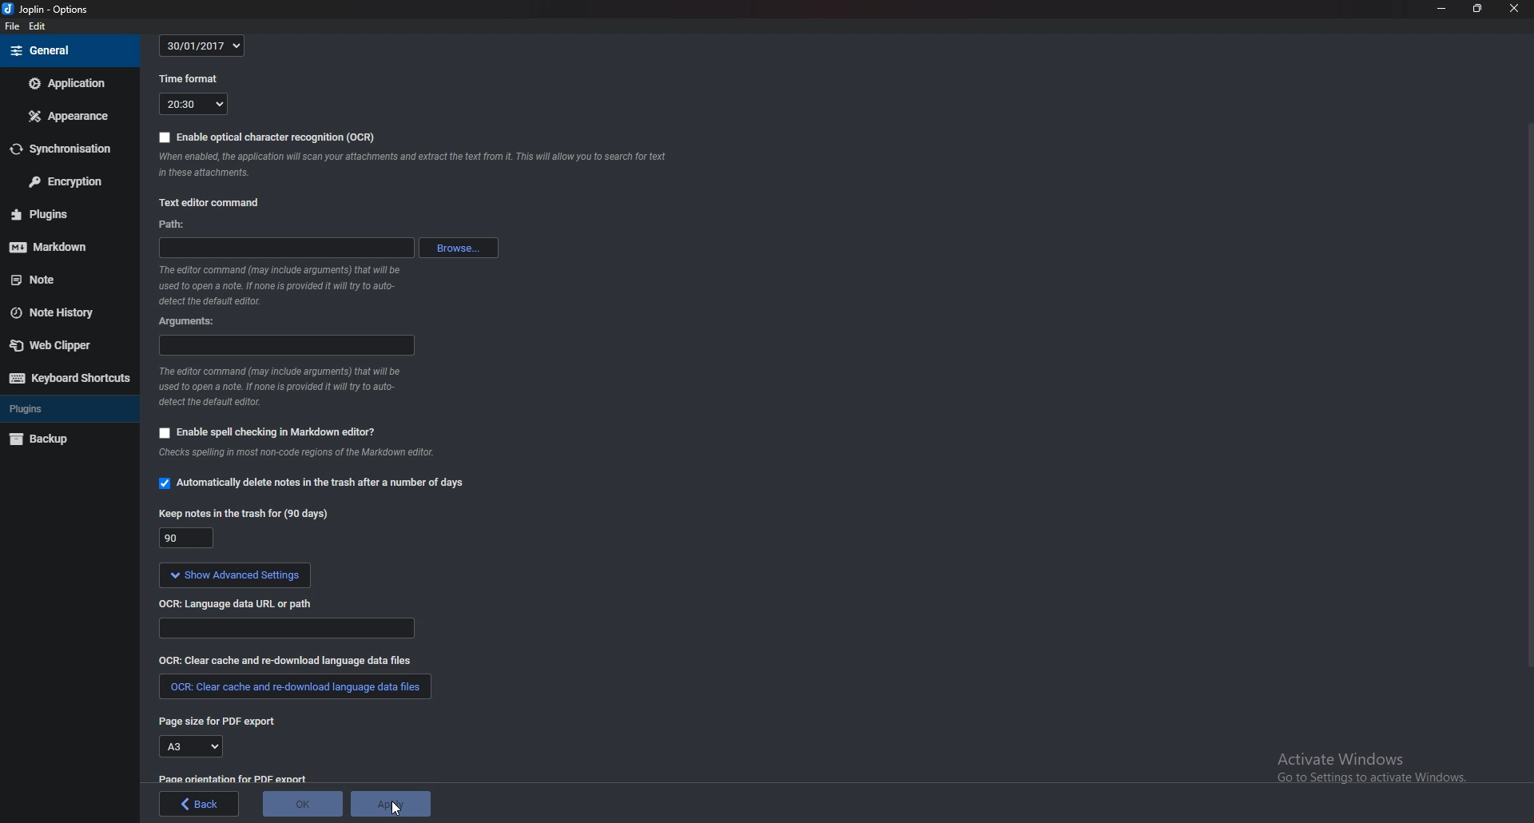 The image size is (1534, 823). I want to click on Plugins, so click(56, 215).